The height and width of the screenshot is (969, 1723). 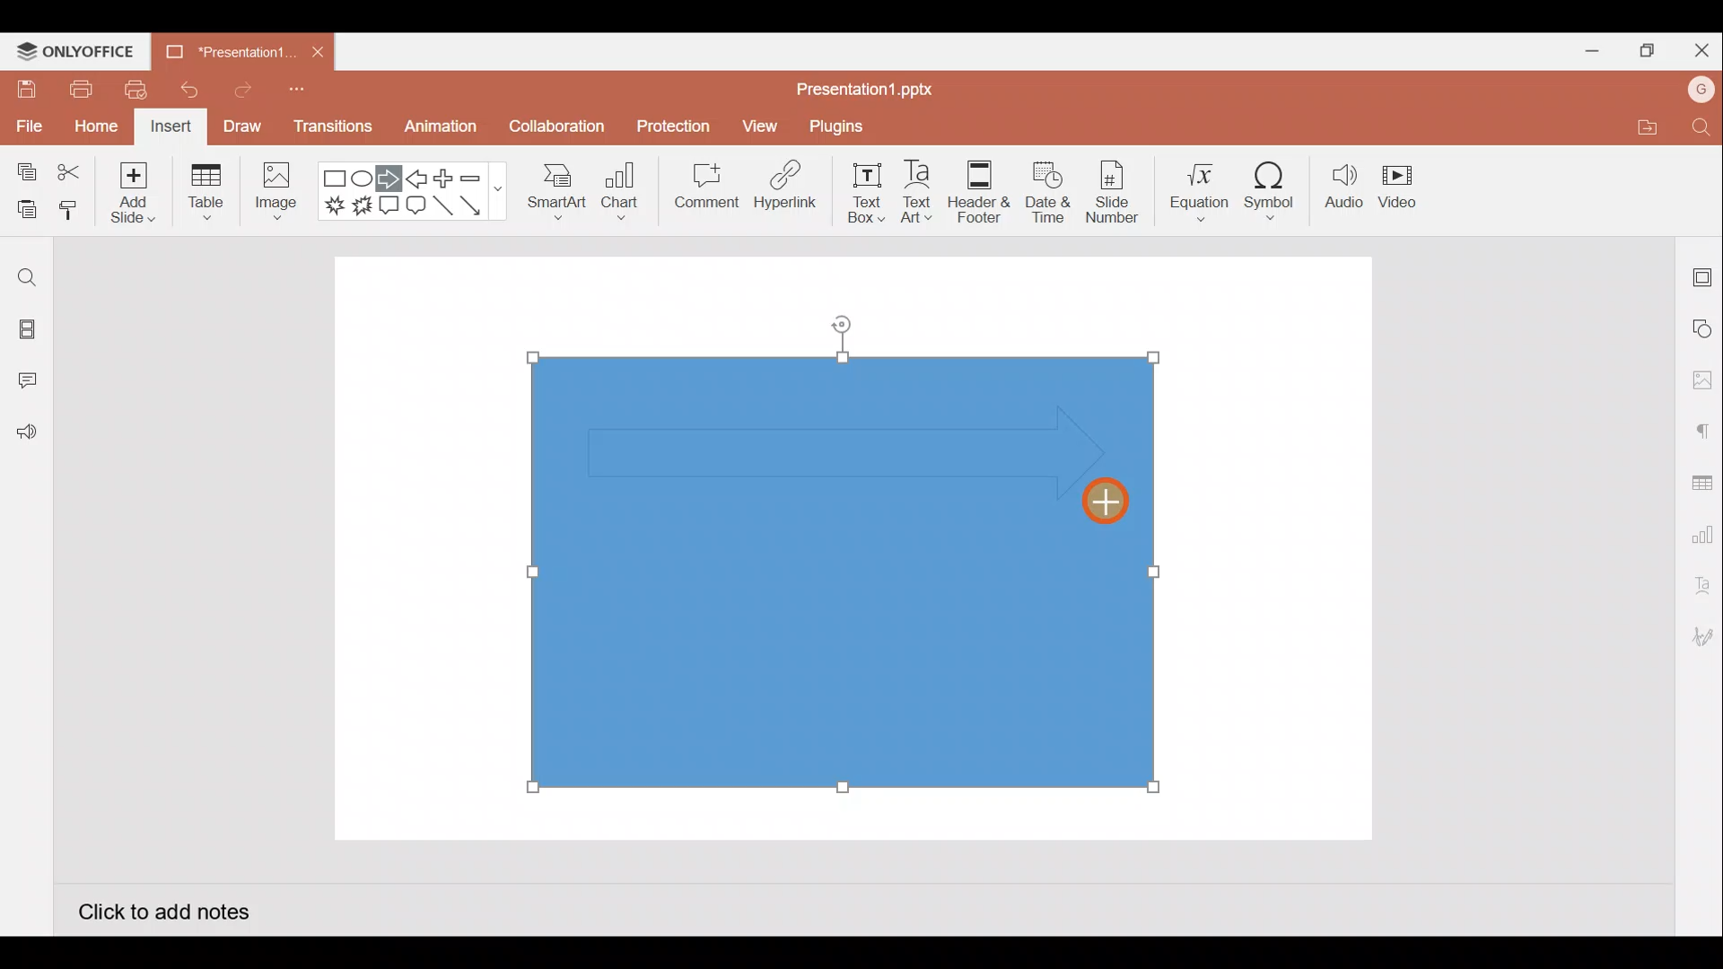 I want to click on Header & footer, so click(x=980, y=187).